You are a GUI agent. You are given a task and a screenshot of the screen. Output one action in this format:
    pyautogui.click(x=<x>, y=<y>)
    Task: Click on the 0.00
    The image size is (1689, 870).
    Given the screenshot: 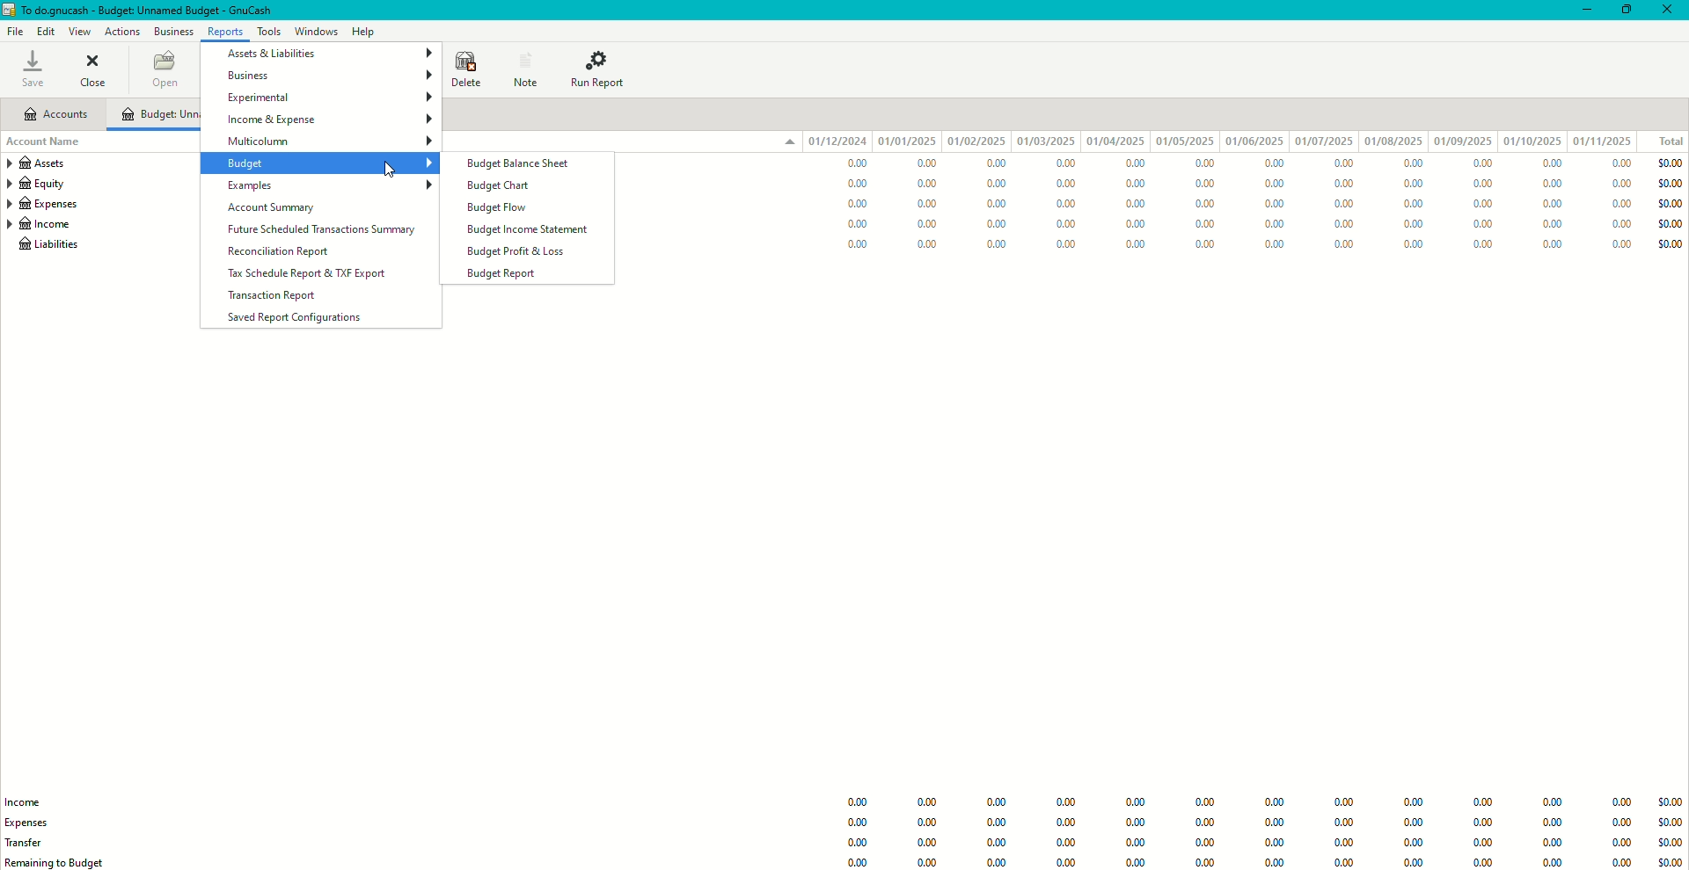 What is the action you would take?
    pyautogui.click(x=1057, y=164)
    